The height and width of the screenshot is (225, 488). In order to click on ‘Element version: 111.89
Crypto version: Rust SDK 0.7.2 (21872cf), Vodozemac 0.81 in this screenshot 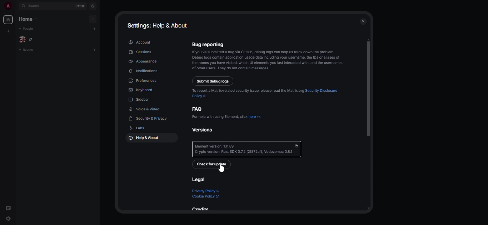, I will do `click(243, 149)`.